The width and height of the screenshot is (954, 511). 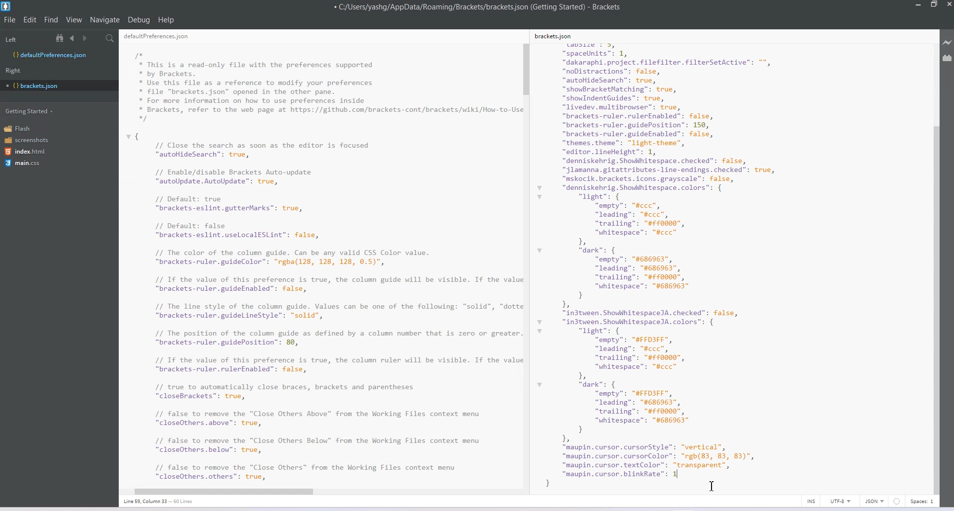 I want to click on Text Cursor, so click(x=712, y=486).